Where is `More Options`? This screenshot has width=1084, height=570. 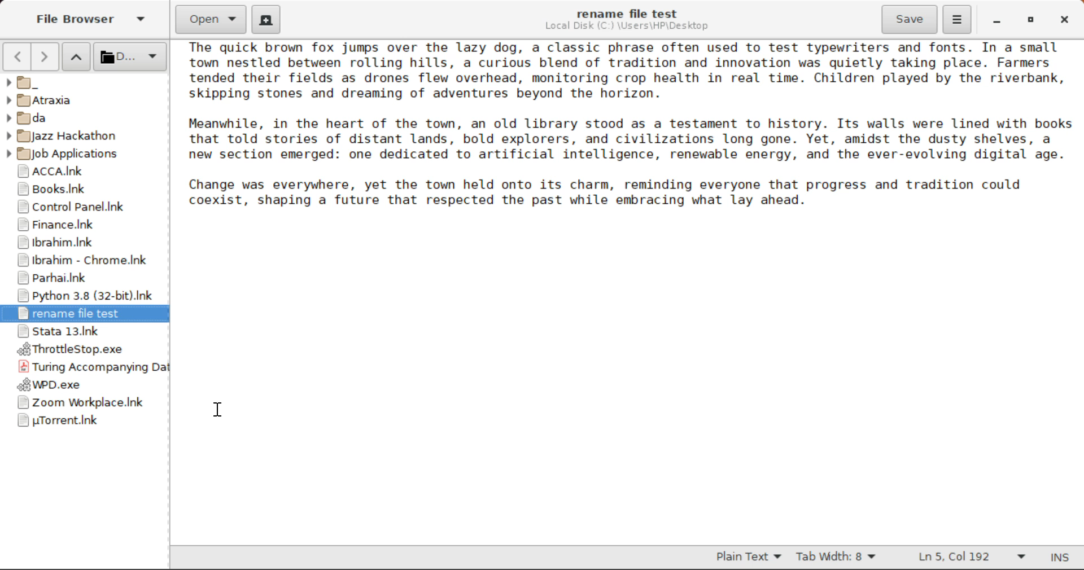 More Options is located at coordinates (958, 19).